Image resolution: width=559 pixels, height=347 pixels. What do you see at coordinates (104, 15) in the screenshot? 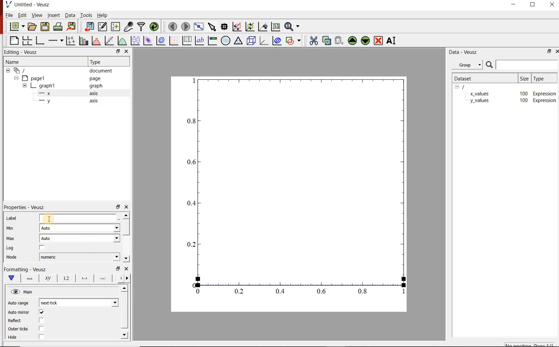
I see `help` at bounding box center [104, 15].